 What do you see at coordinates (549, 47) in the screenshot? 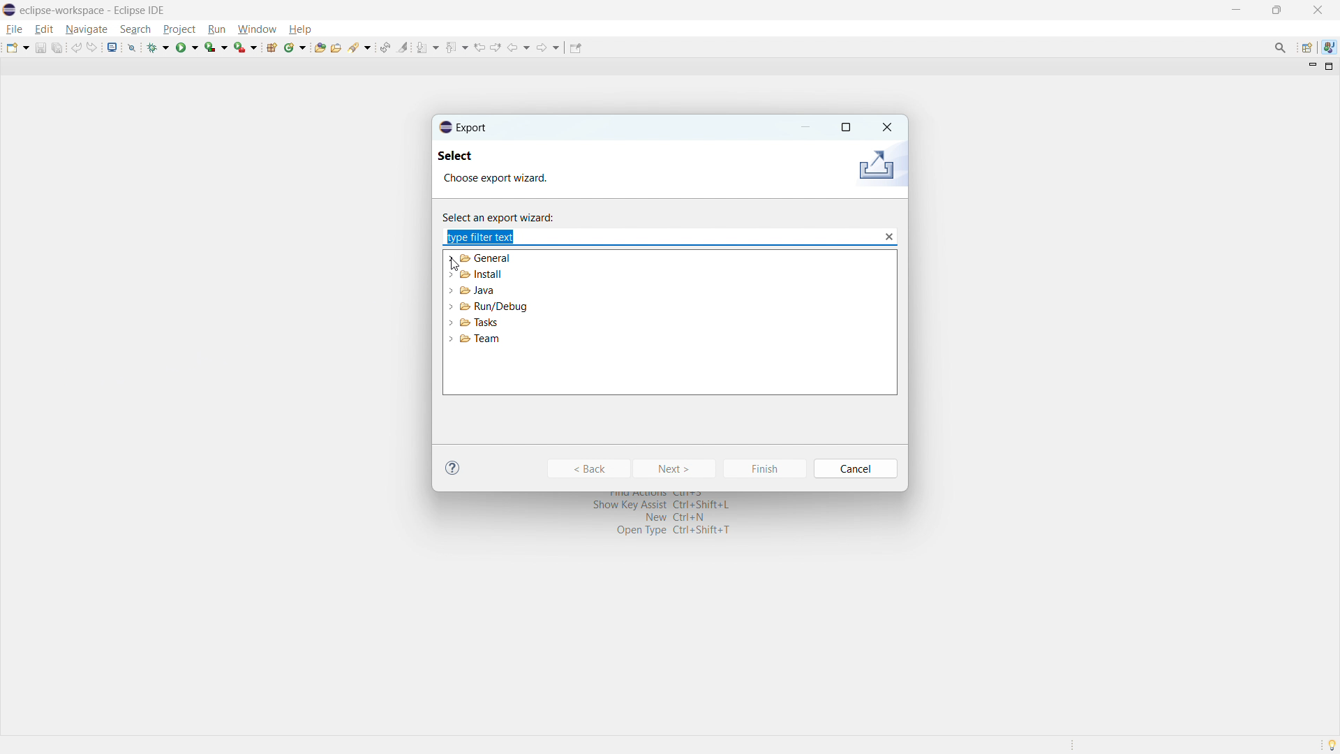
I see `forward` at bounding box center [549, 47].